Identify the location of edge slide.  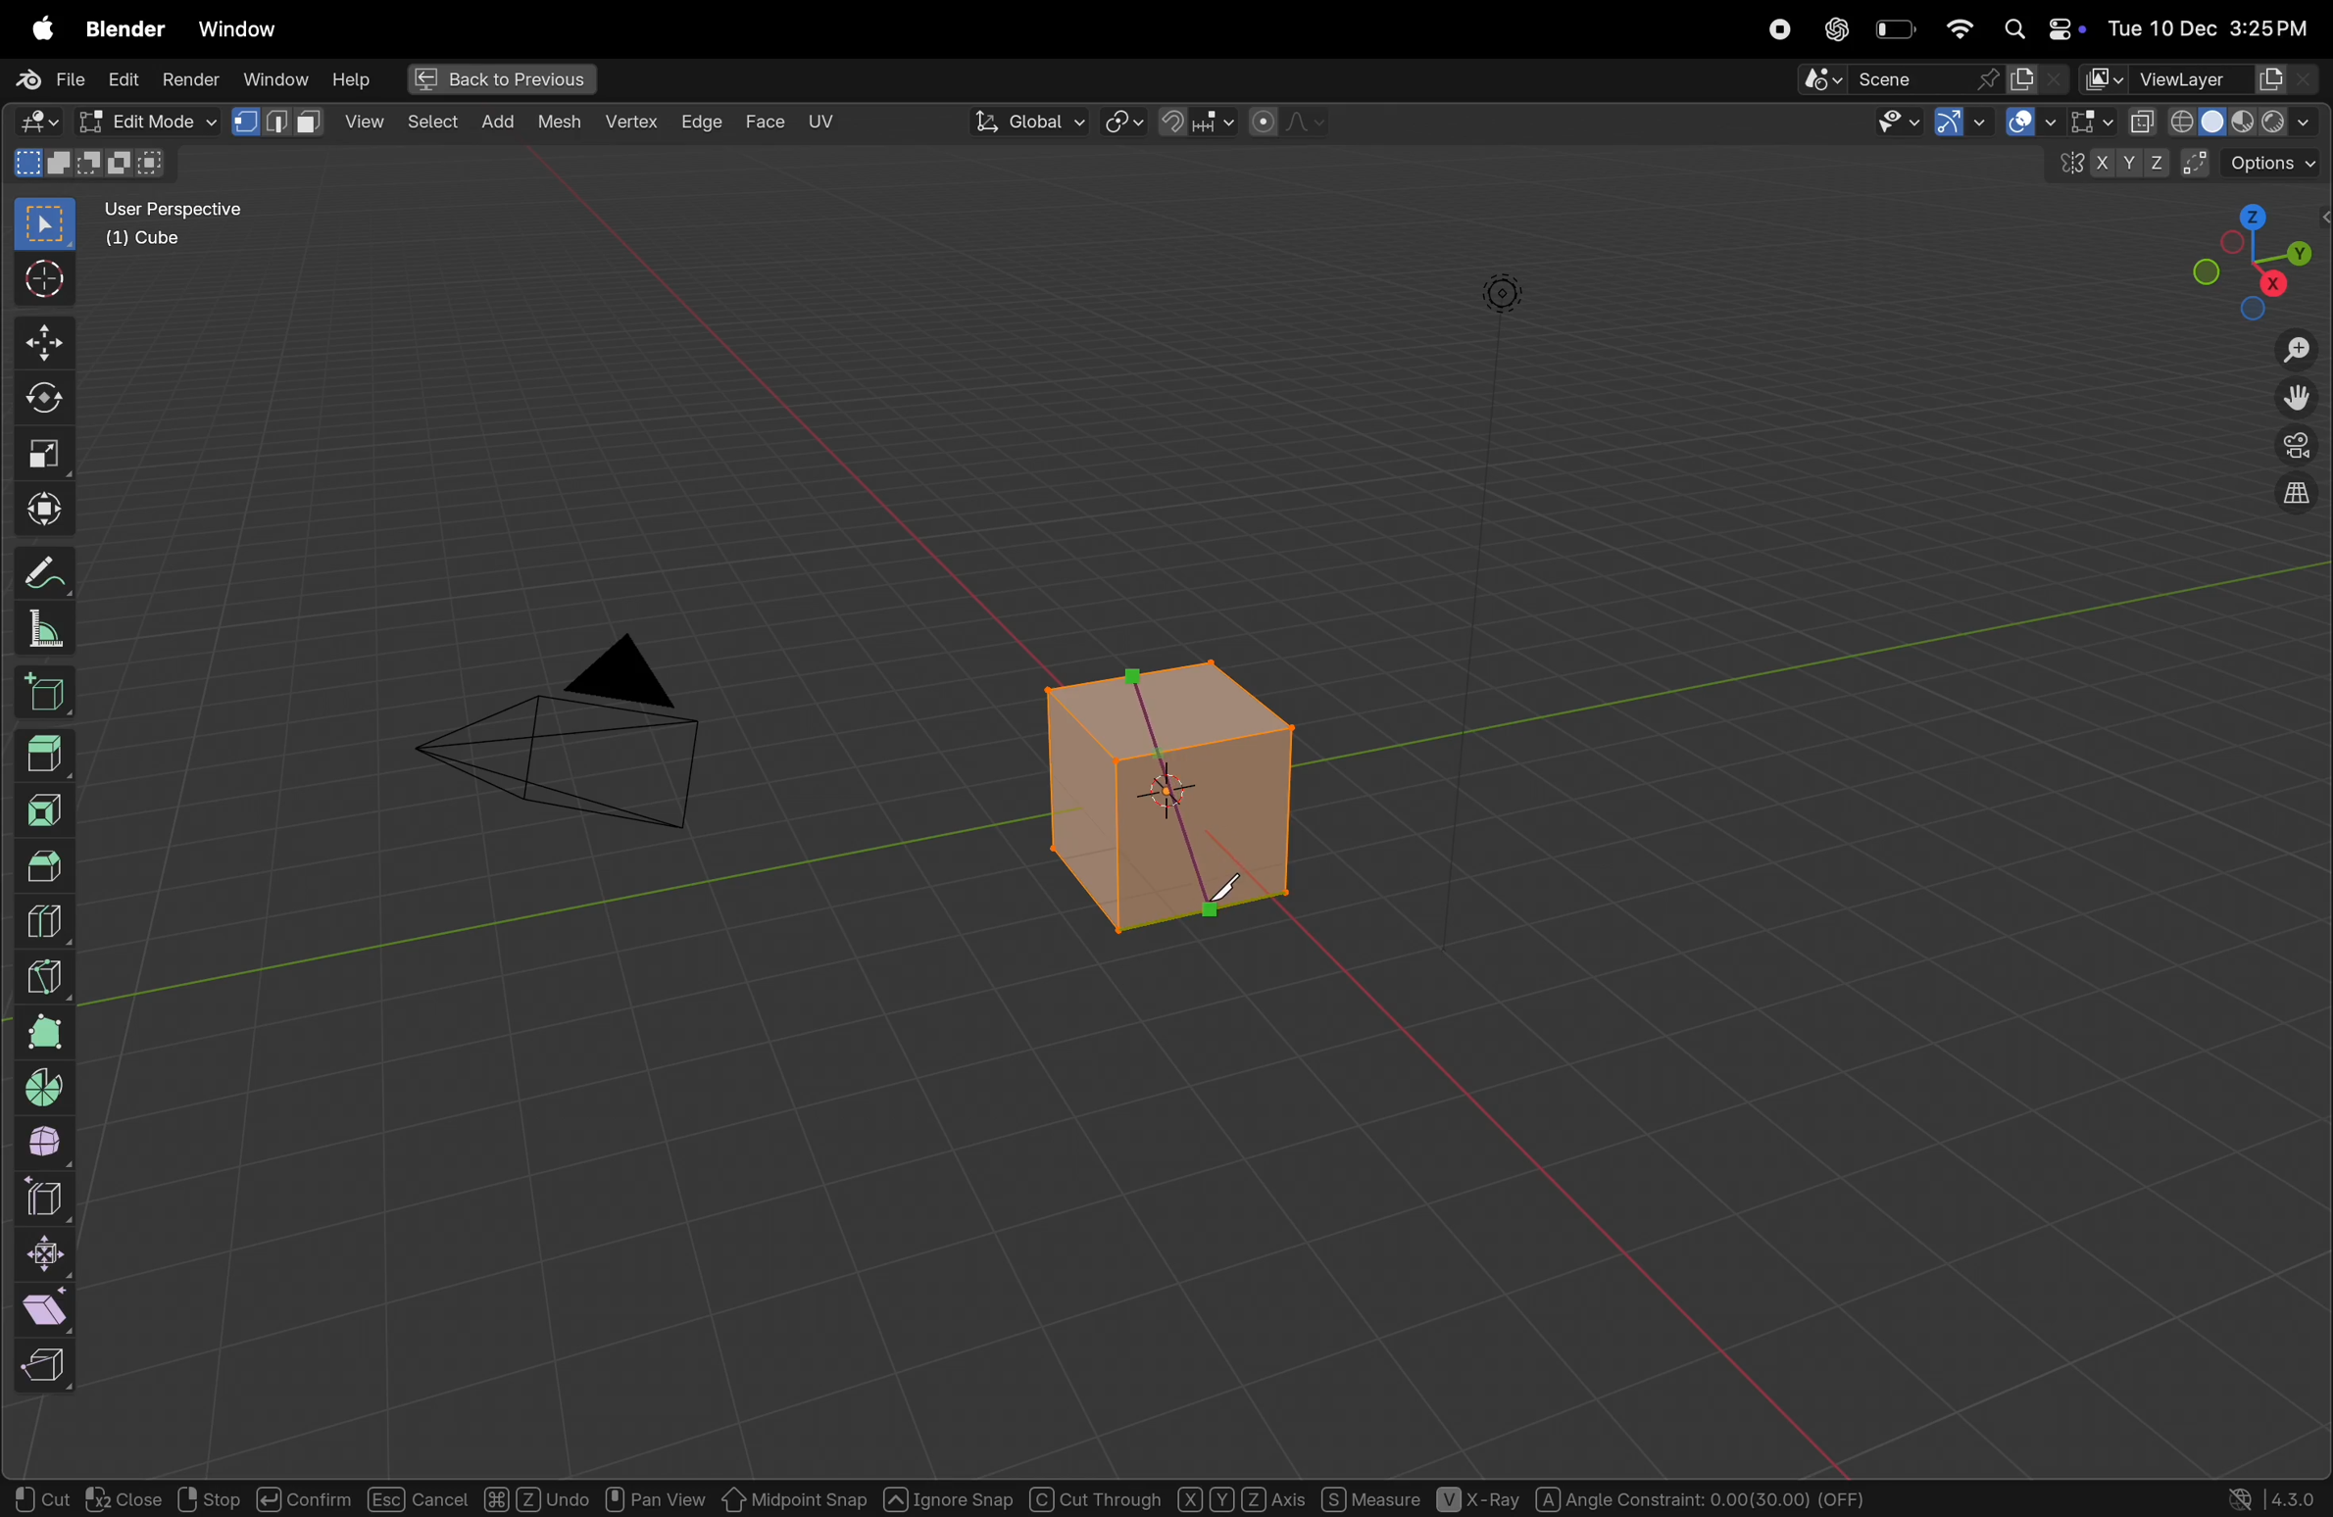
(49, 1199).